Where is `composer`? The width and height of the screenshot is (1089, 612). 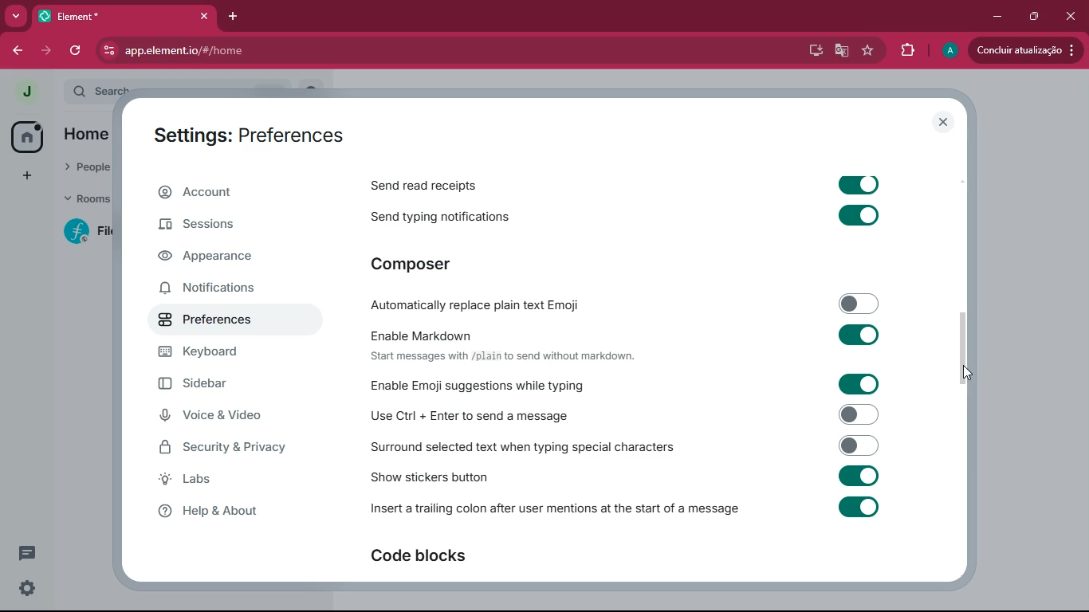
composer is located at coordinates (424, 264).